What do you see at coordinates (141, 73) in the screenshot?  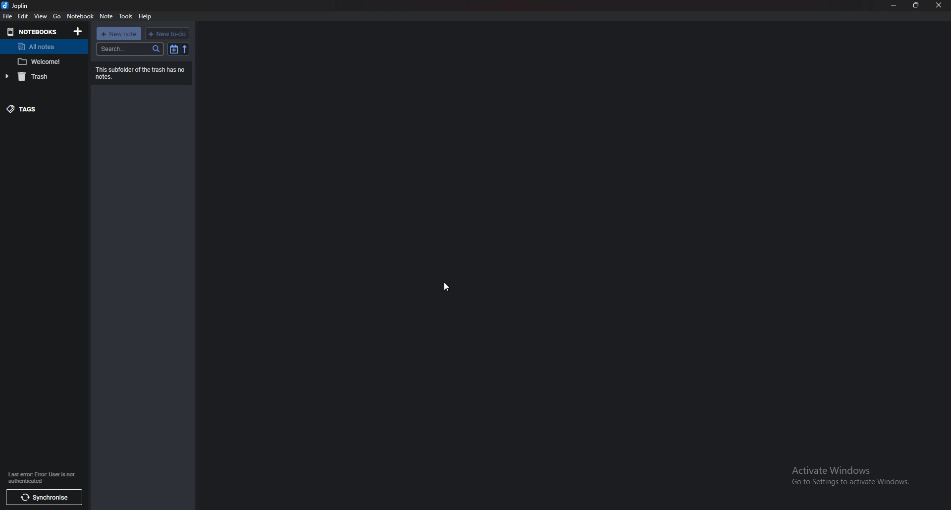 I see ` info` at bounding box center [141, 73].